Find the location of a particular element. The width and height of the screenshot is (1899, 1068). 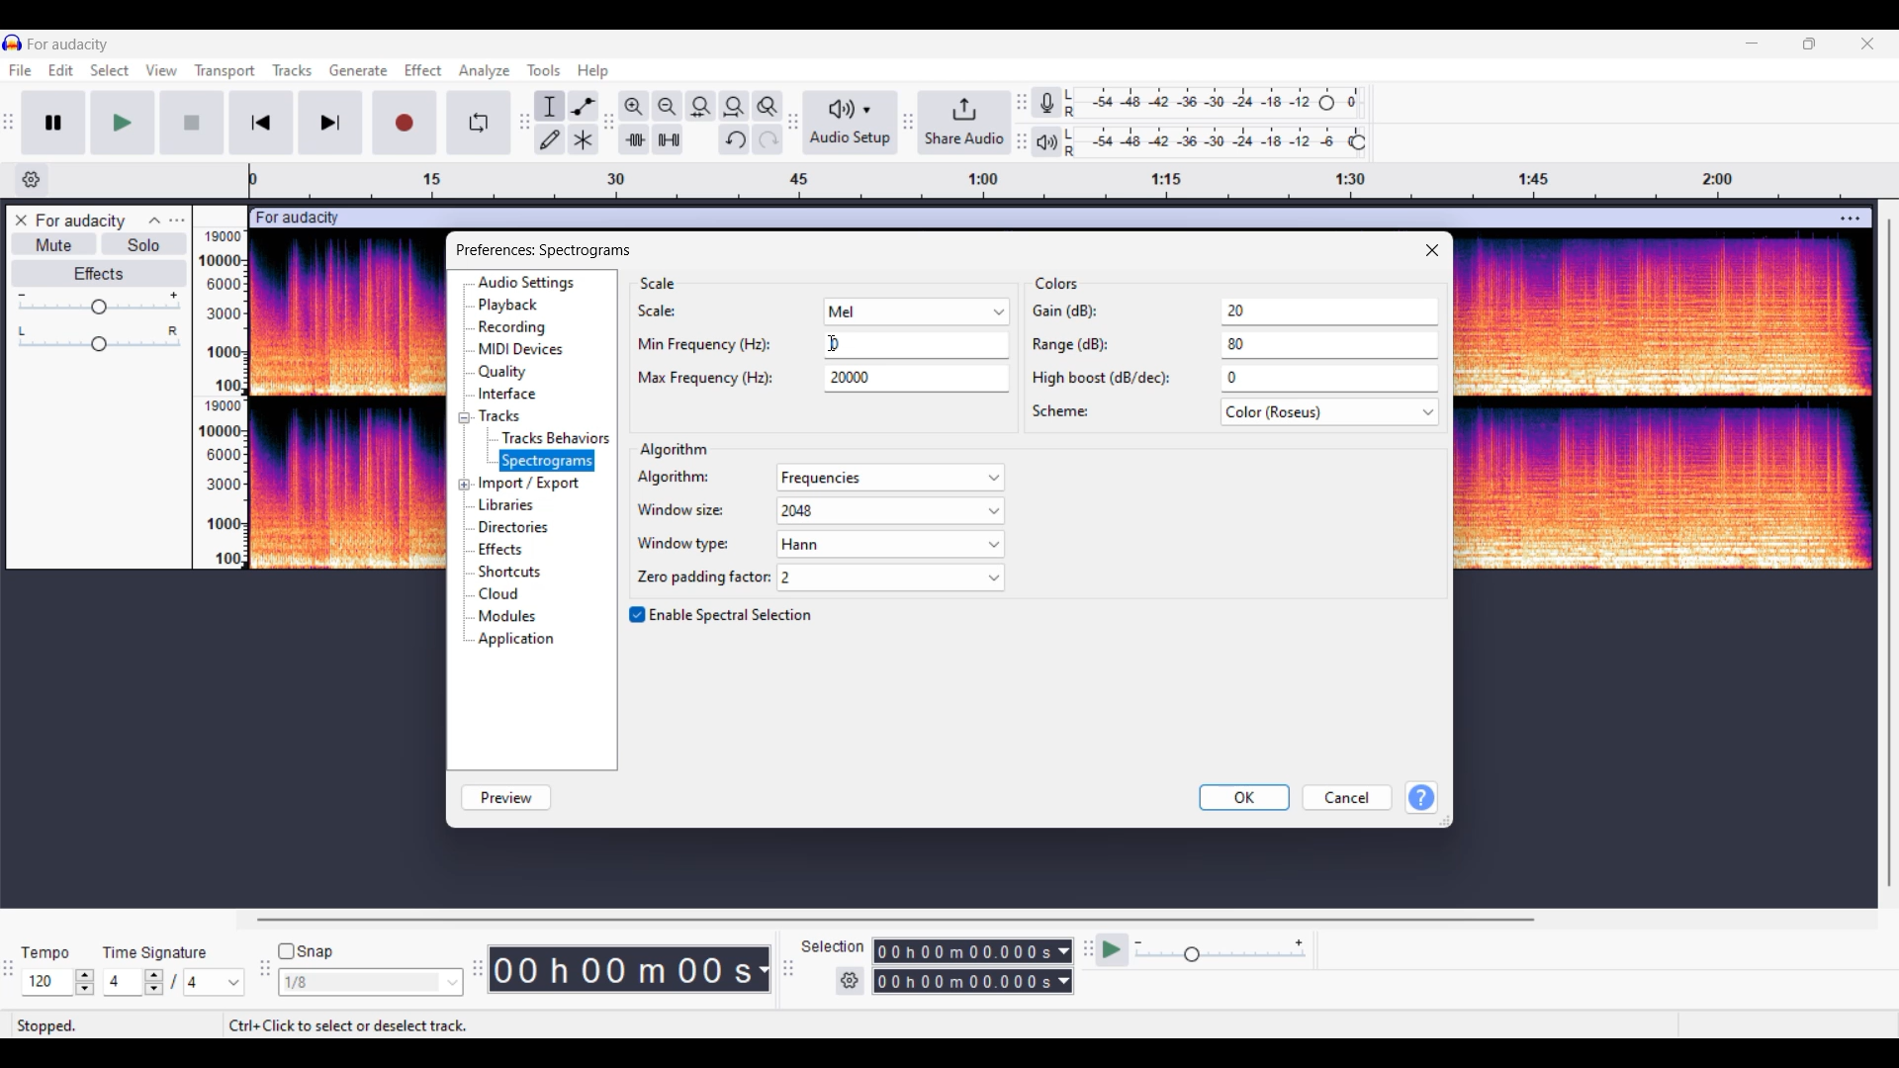

Selection tool is located at coordinates (551, 107).